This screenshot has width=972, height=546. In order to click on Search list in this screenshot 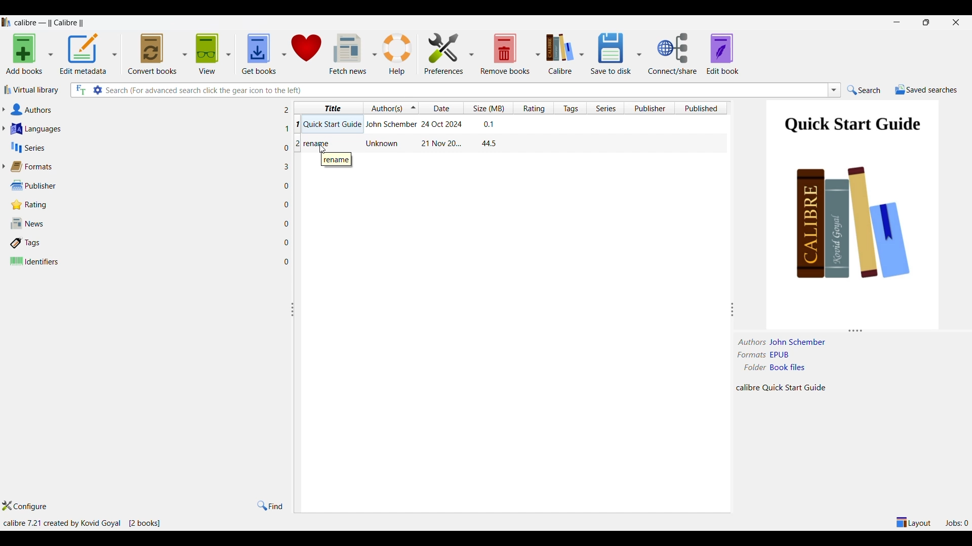, I will do `click(834, 90)`.